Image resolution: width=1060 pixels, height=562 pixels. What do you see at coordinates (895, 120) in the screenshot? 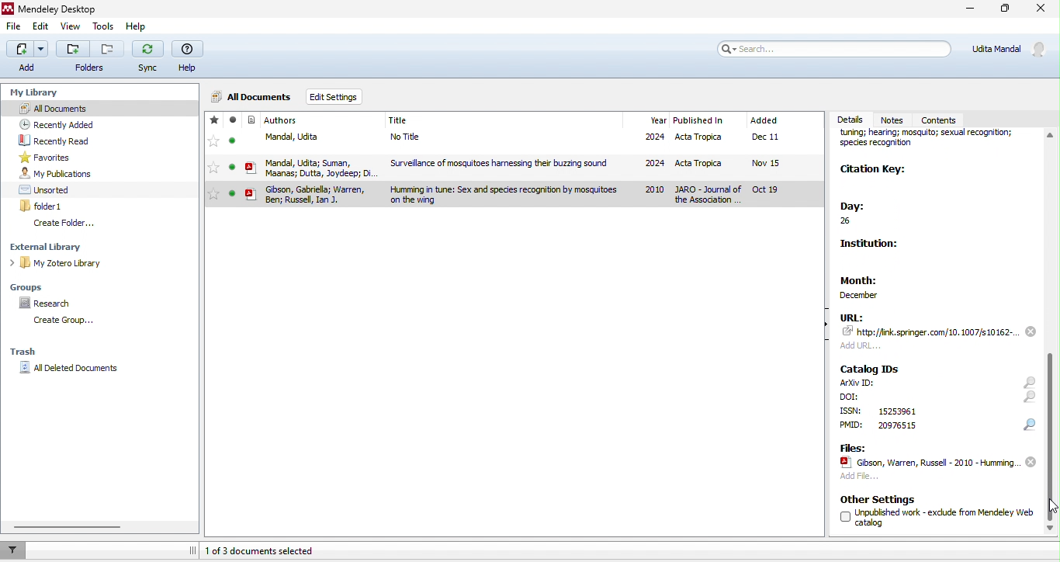
I see `notes` at bounding box center [895, 120].